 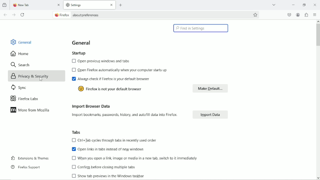 I want to click on always check if firefox is your default browser, so click(x=118, y=79).